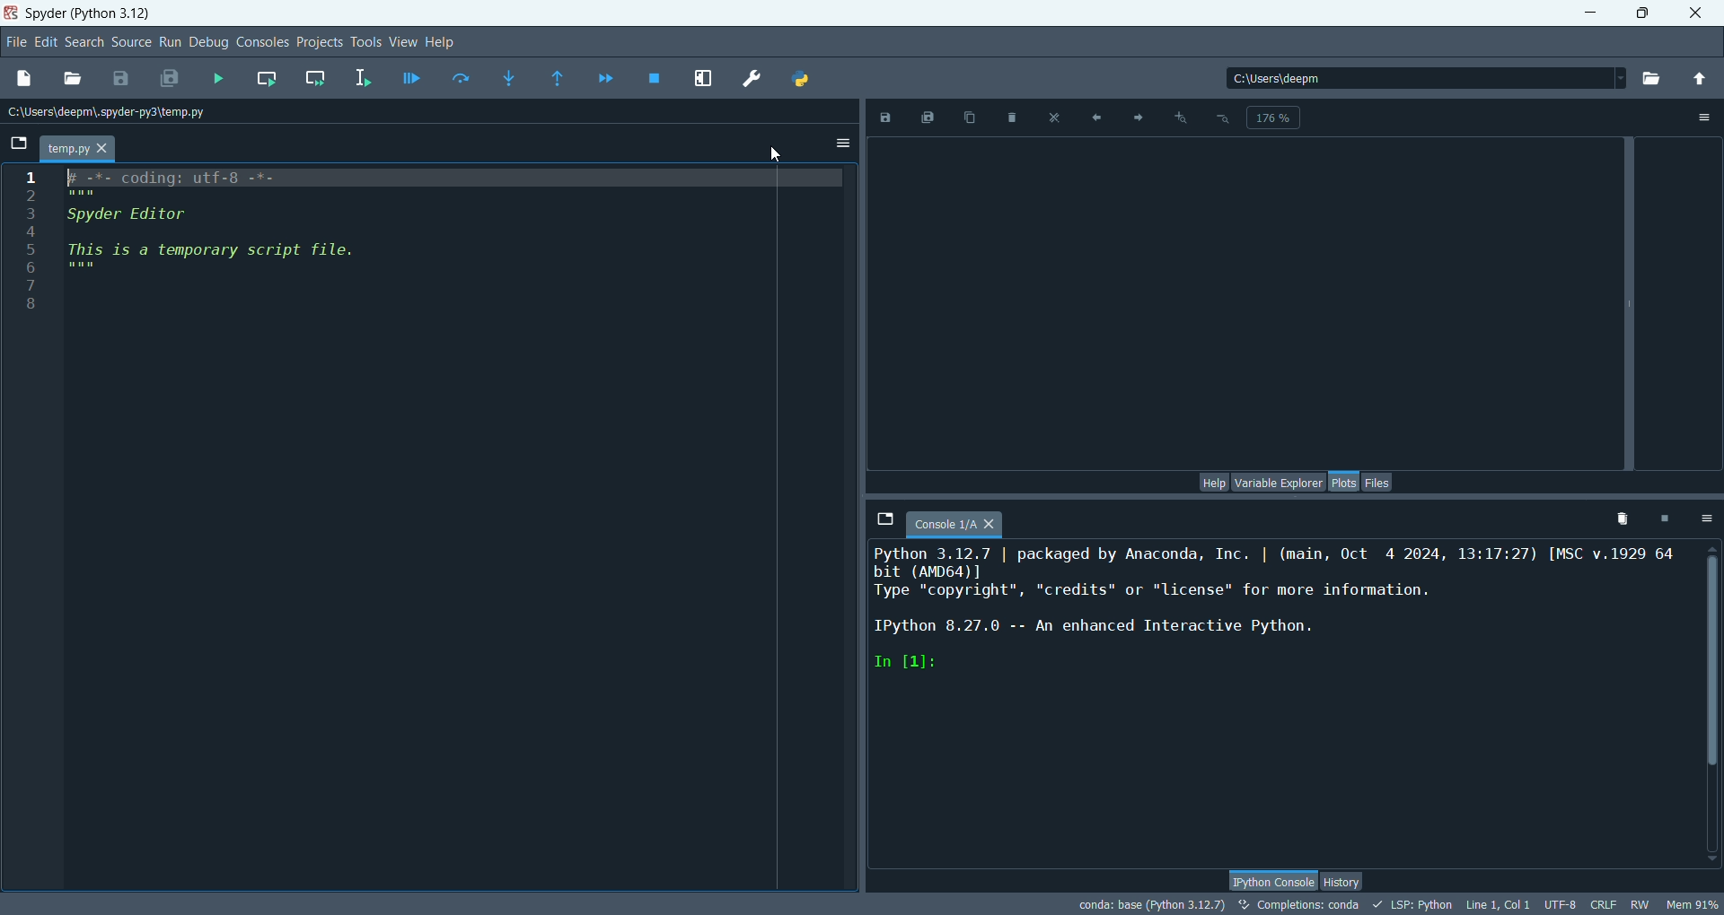  Describe the element at coordinates (172, 42) in the screenshot. I see `run` at that location.